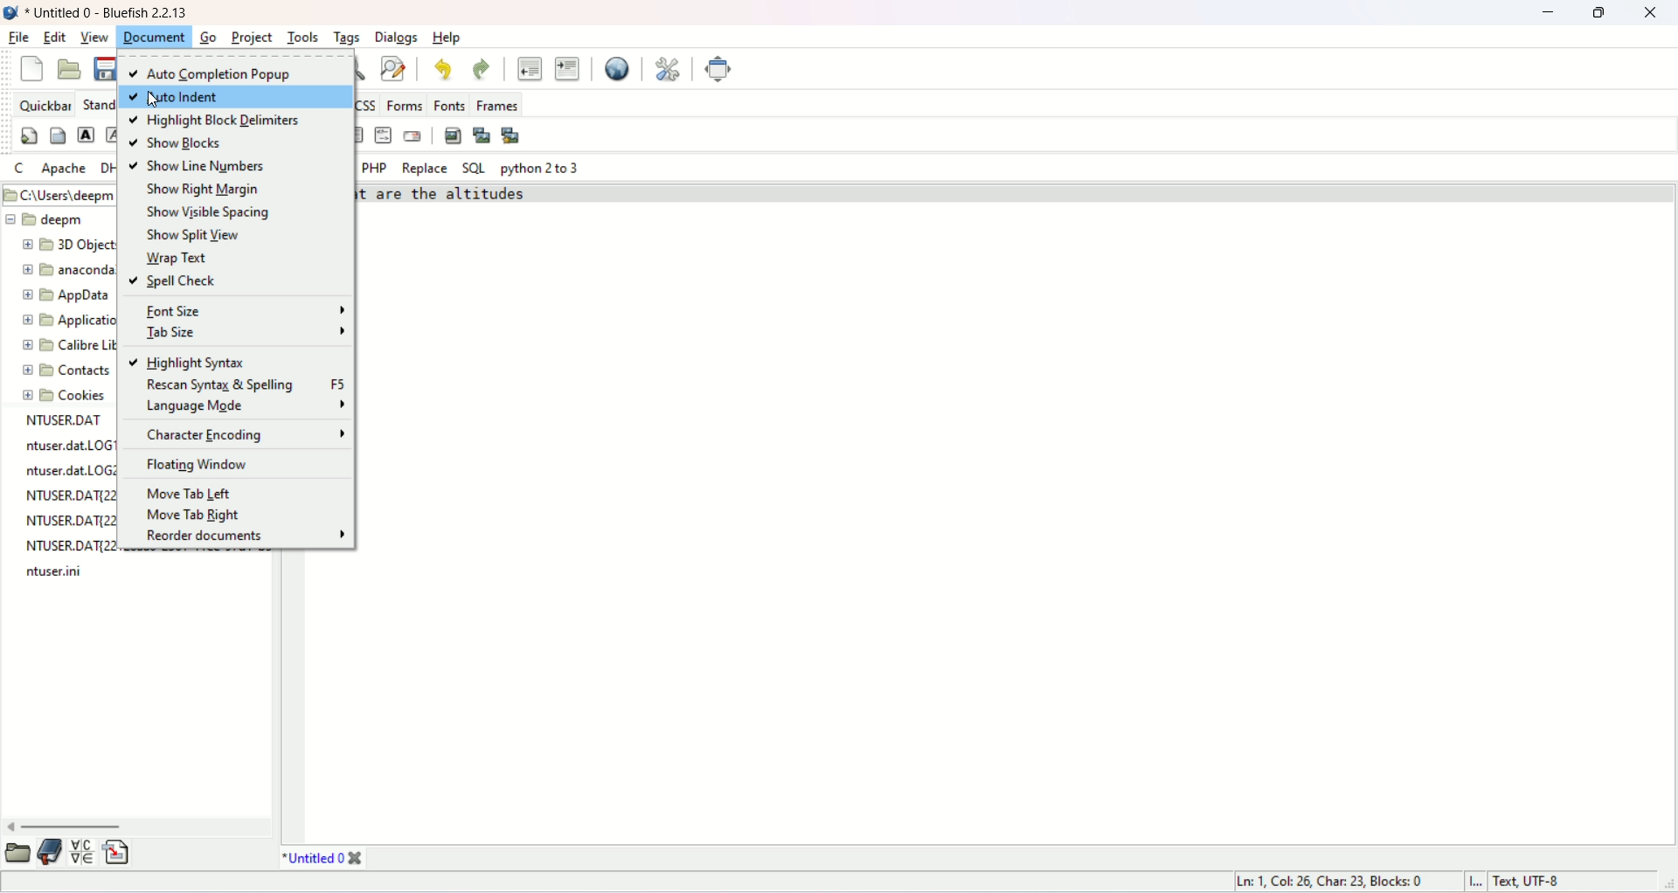 This screenshot has width=1678, height=893. What do you see at coordinates (384, 135) in the screenshot?
I see `HTML comment` at bounding box center [384, 135].